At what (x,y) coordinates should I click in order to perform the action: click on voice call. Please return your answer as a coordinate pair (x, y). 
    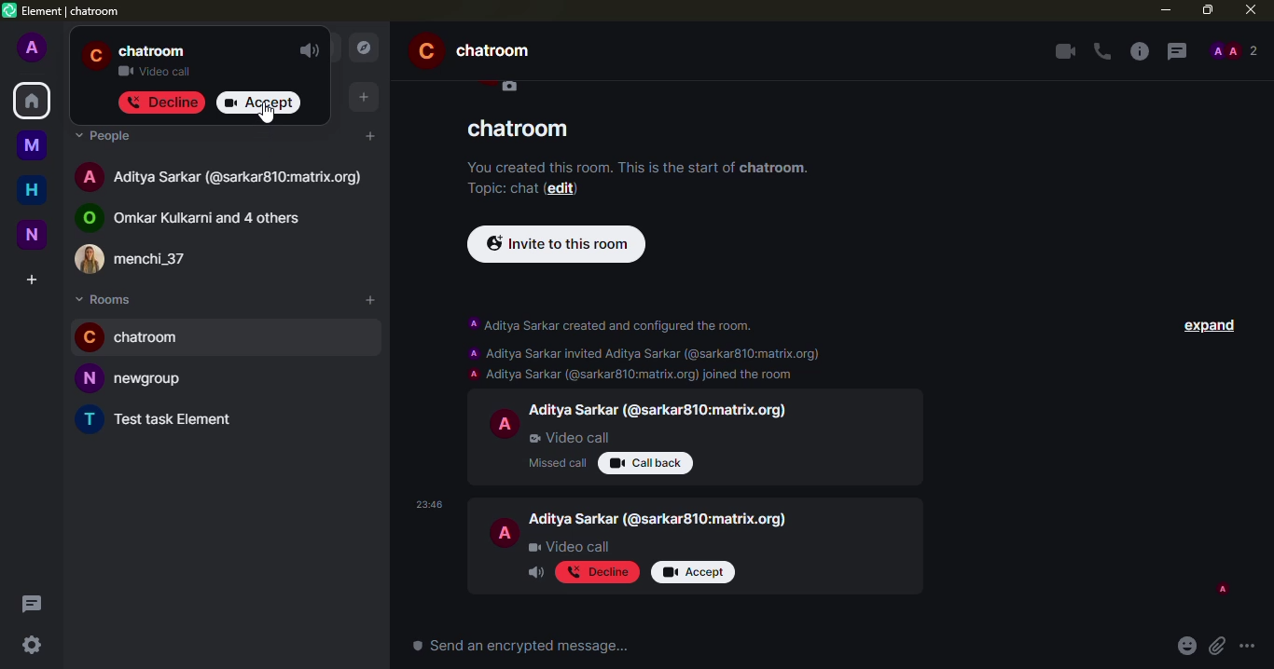
    Looking at the image, I should click on (1101, 52).